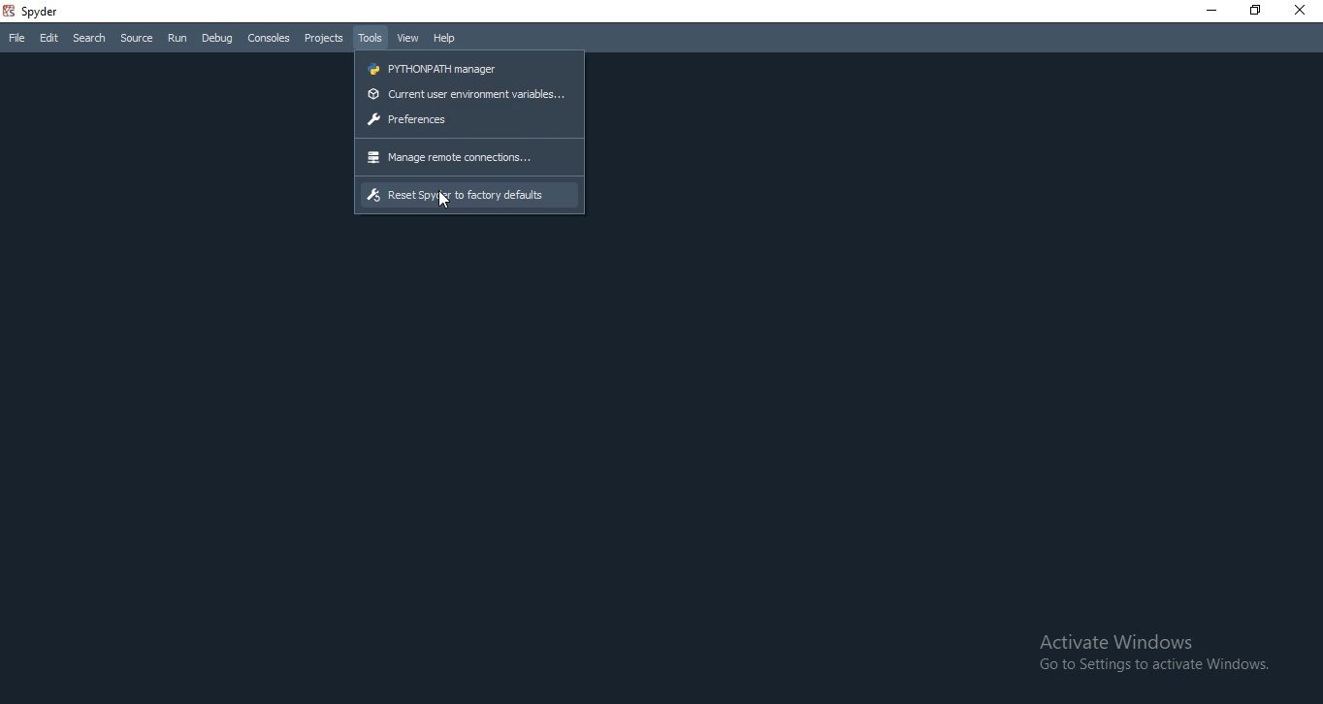 This screenshot has width=1323, height=704. Describe the element at coordinates (407, 40) in the screenshot. I see `View` at that location.